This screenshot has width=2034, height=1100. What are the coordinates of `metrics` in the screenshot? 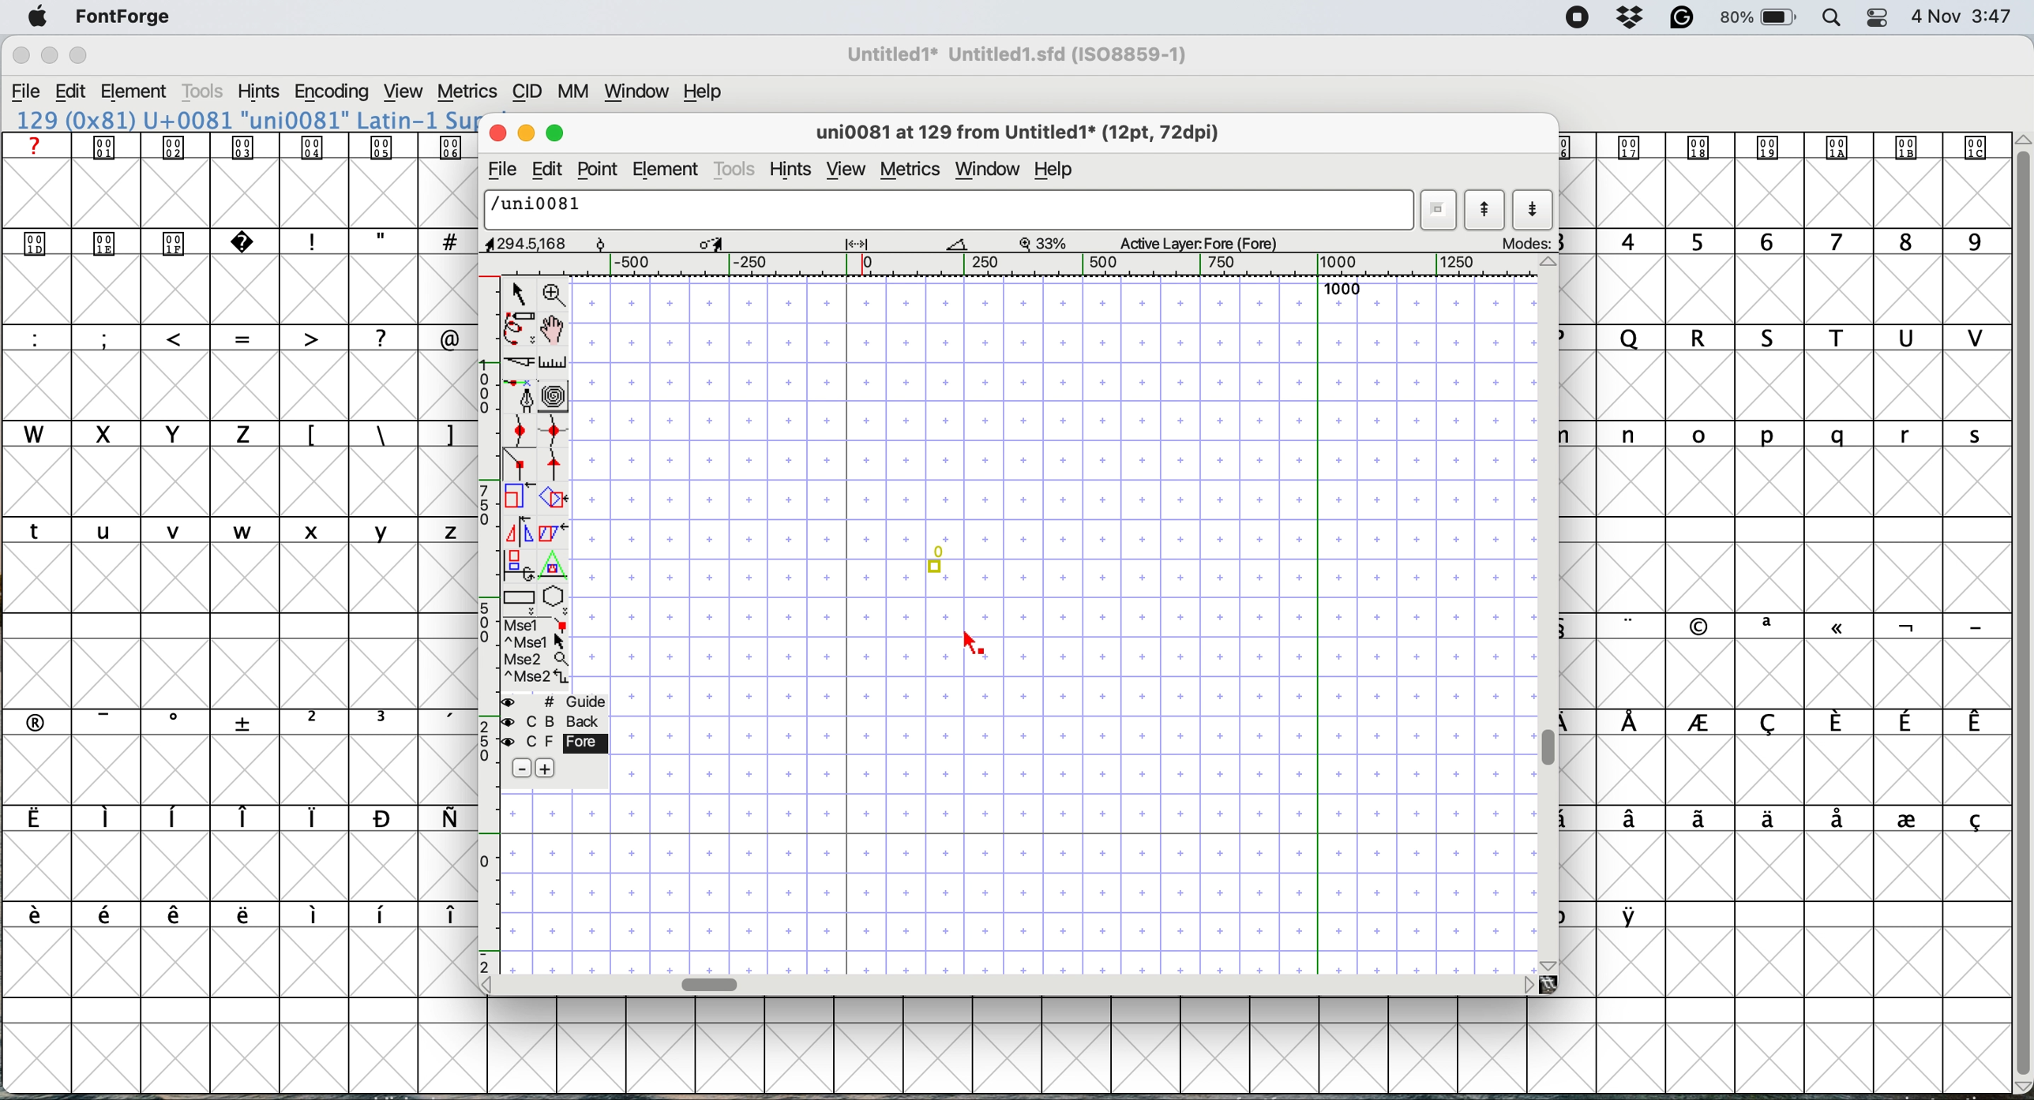 It's located at (911, 169).